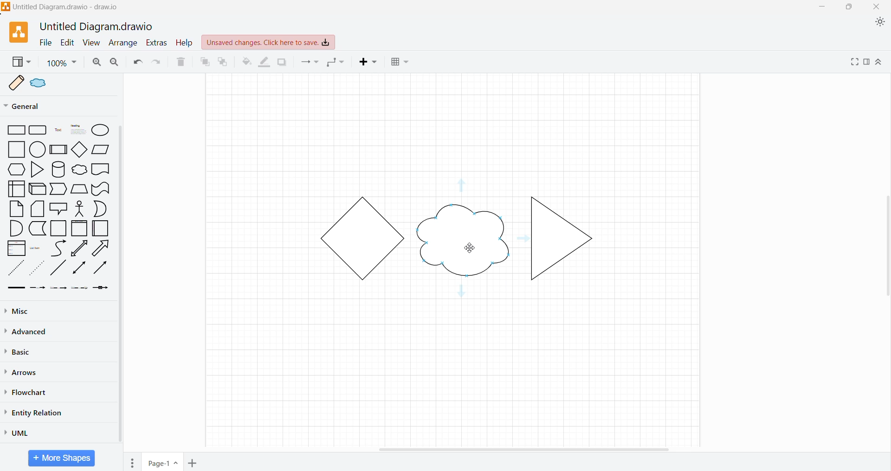  Describe the element at coordinates (456, 131) in the screenshot. I see `Canvas area` at that location.